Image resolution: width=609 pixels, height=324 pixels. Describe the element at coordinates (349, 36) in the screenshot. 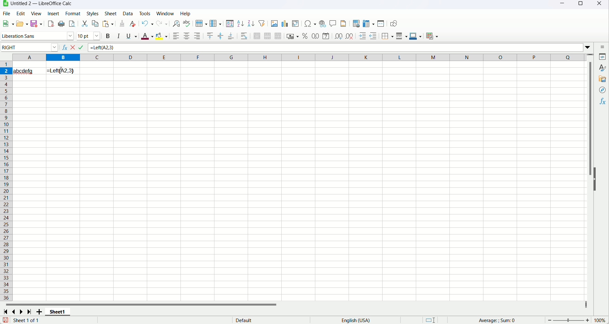

I see `delete decimal` at that location.